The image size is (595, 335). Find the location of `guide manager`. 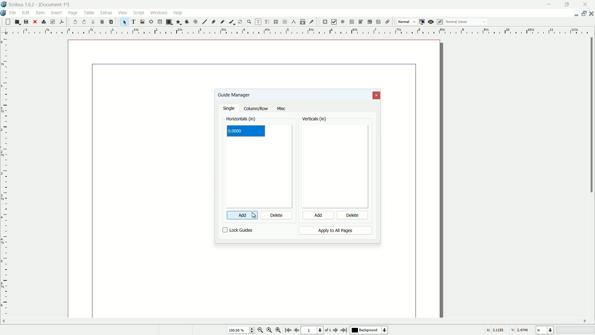

guide manager is located at coordinates (574, 14).